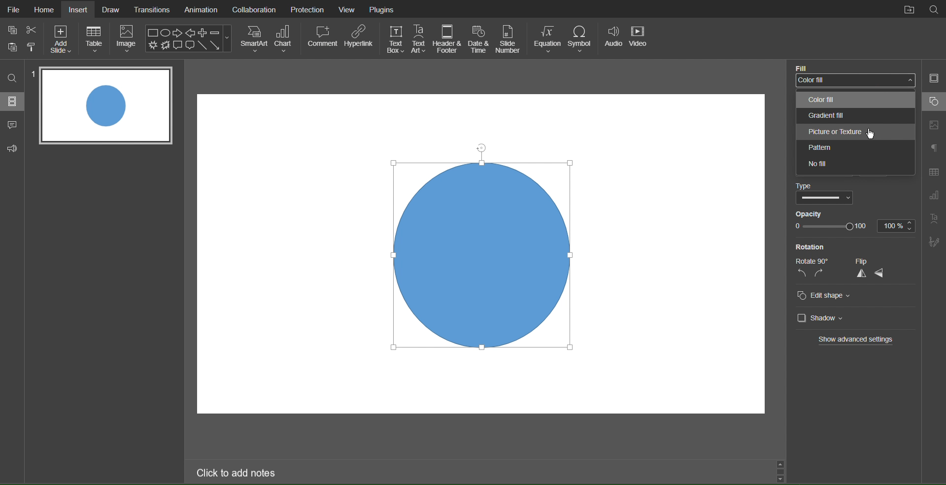  Describe the element at coordinates (201, 10) in the screenshot. I see `Animation` at that location.